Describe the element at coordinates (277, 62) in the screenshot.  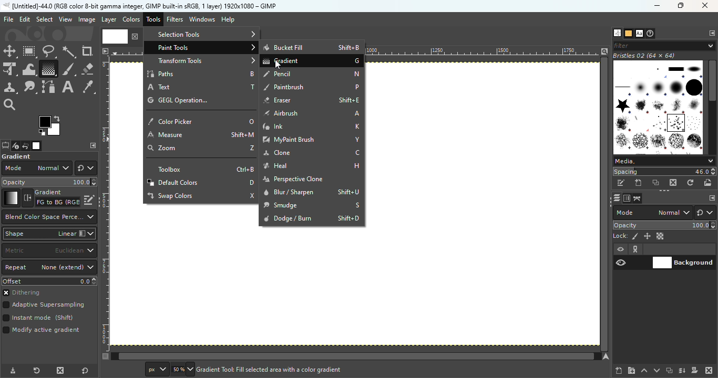
I see `Cursor` at that location.